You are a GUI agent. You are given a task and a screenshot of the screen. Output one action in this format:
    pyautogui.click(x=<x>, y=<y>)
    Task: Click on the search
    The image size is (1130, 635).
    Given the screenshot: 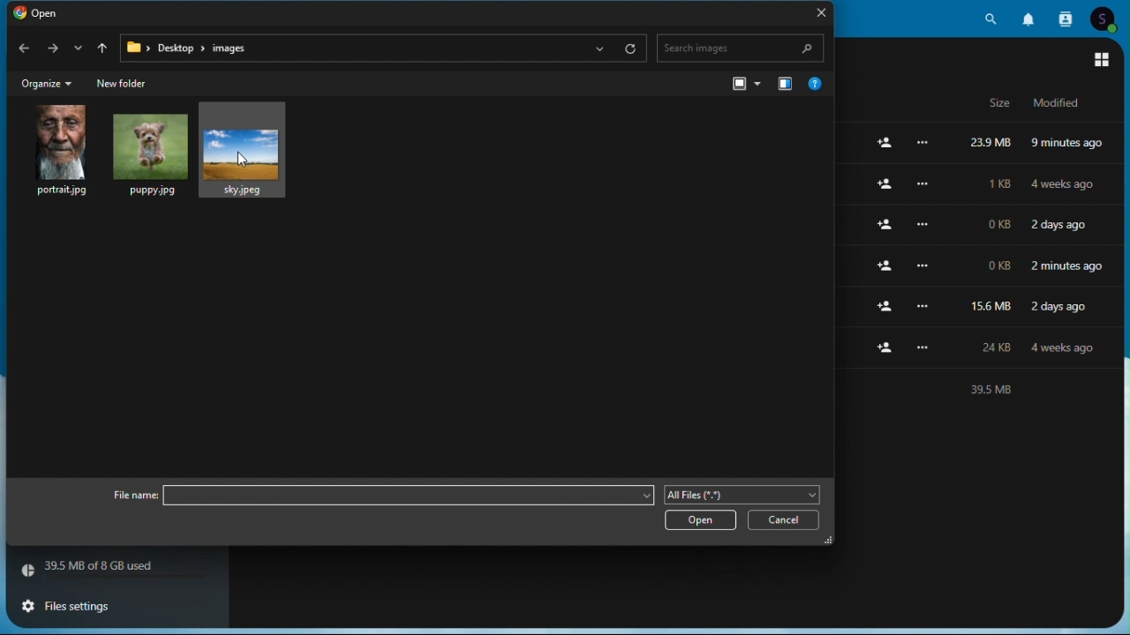 What is the action you would take?
    pyautogui.click(x=991, y=17)
    